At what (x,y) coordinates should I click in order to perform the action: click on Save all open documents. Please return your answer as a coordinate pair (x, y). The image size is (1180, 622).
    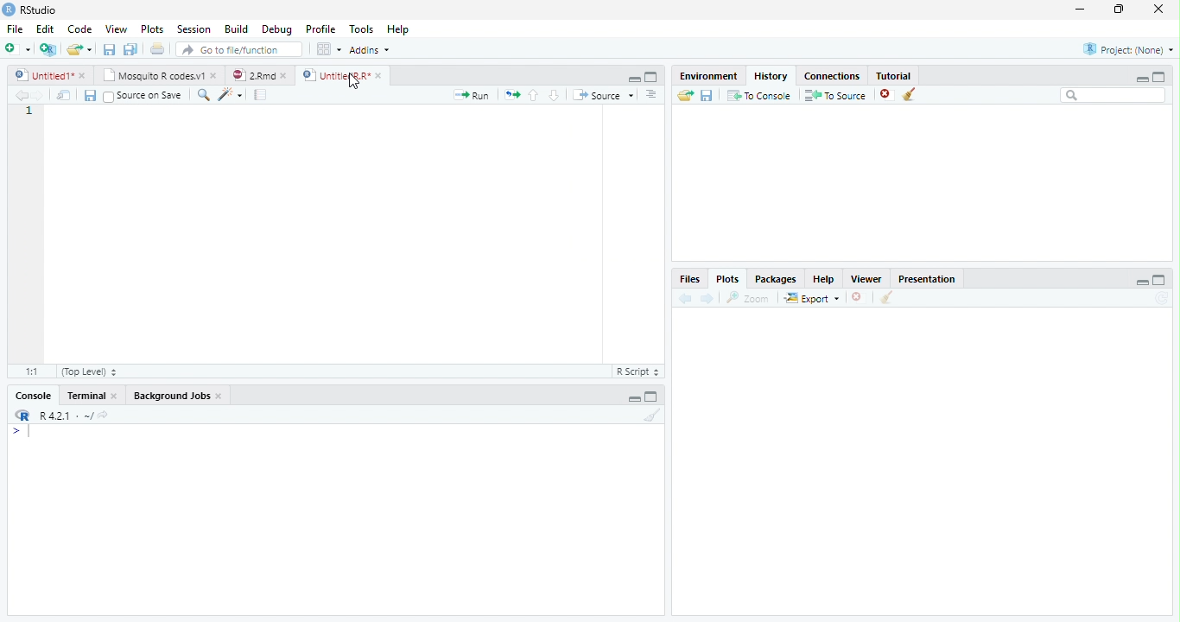
    Looking at the image, I should click on (130, 48).